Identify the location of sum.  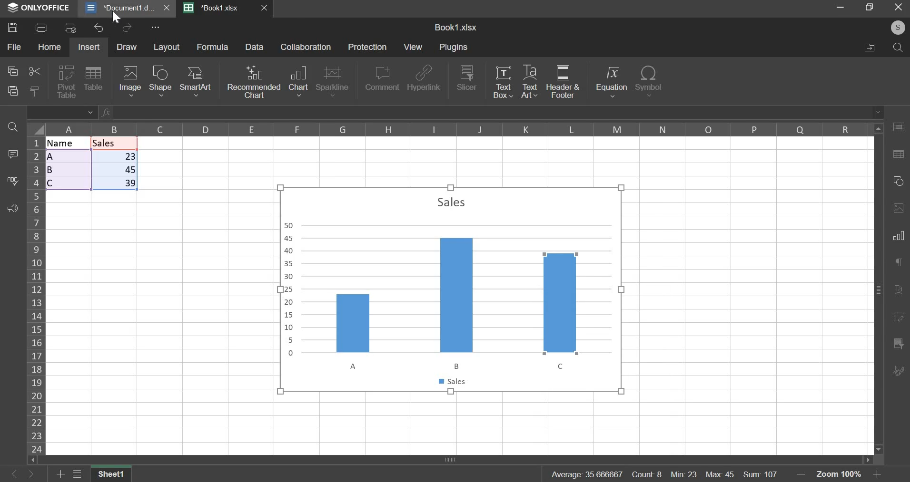
(760, 474).